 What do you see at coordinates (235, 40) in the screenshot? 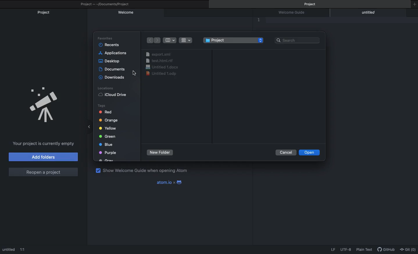
I see `Folder` at bounding box center [235, 40].